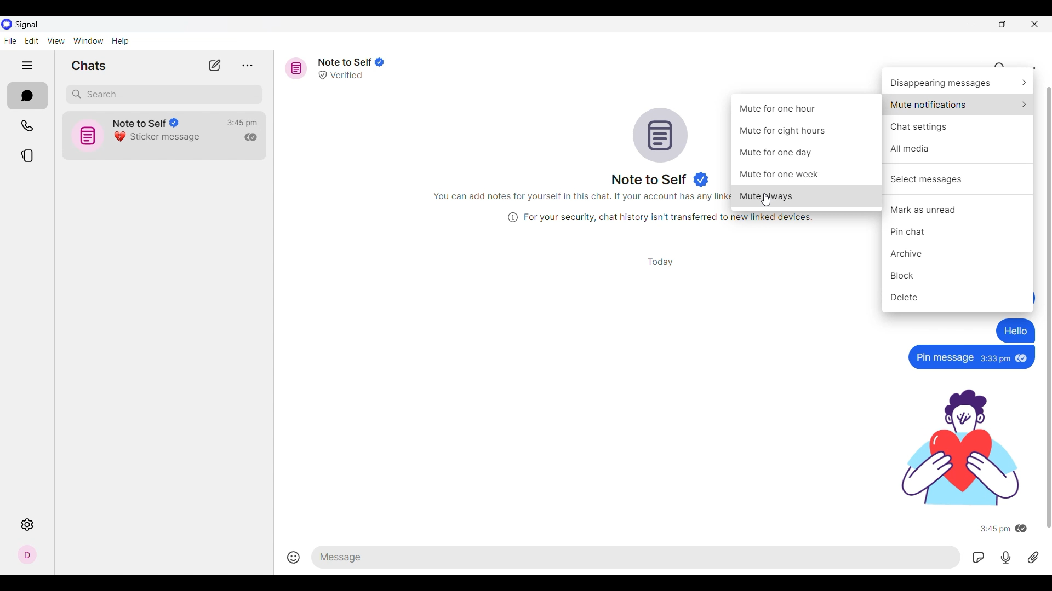 The width and height of the screenshot is (1052, 591). I want to click on Help menu, so click(121, 42).